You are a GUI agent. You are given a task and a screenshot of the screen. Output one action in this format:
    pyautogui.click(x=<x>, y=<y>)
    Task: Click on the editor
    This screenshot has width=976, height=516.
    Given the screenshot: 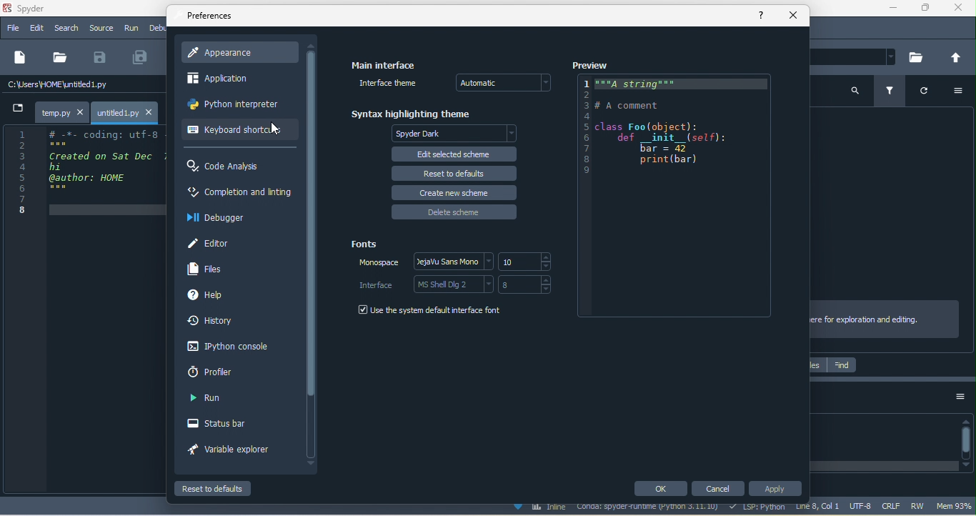 What is the action you would take?
    pyautogui.click(x=213, y=243)
    